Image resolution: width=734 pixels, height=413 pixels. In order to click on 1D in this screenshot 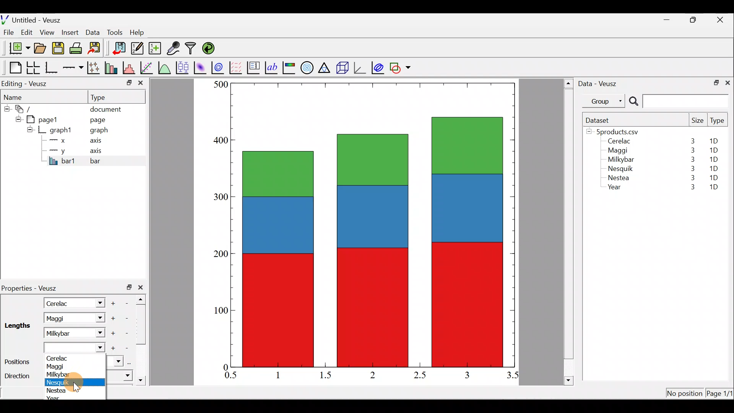, I will do `click(716, 141)`.